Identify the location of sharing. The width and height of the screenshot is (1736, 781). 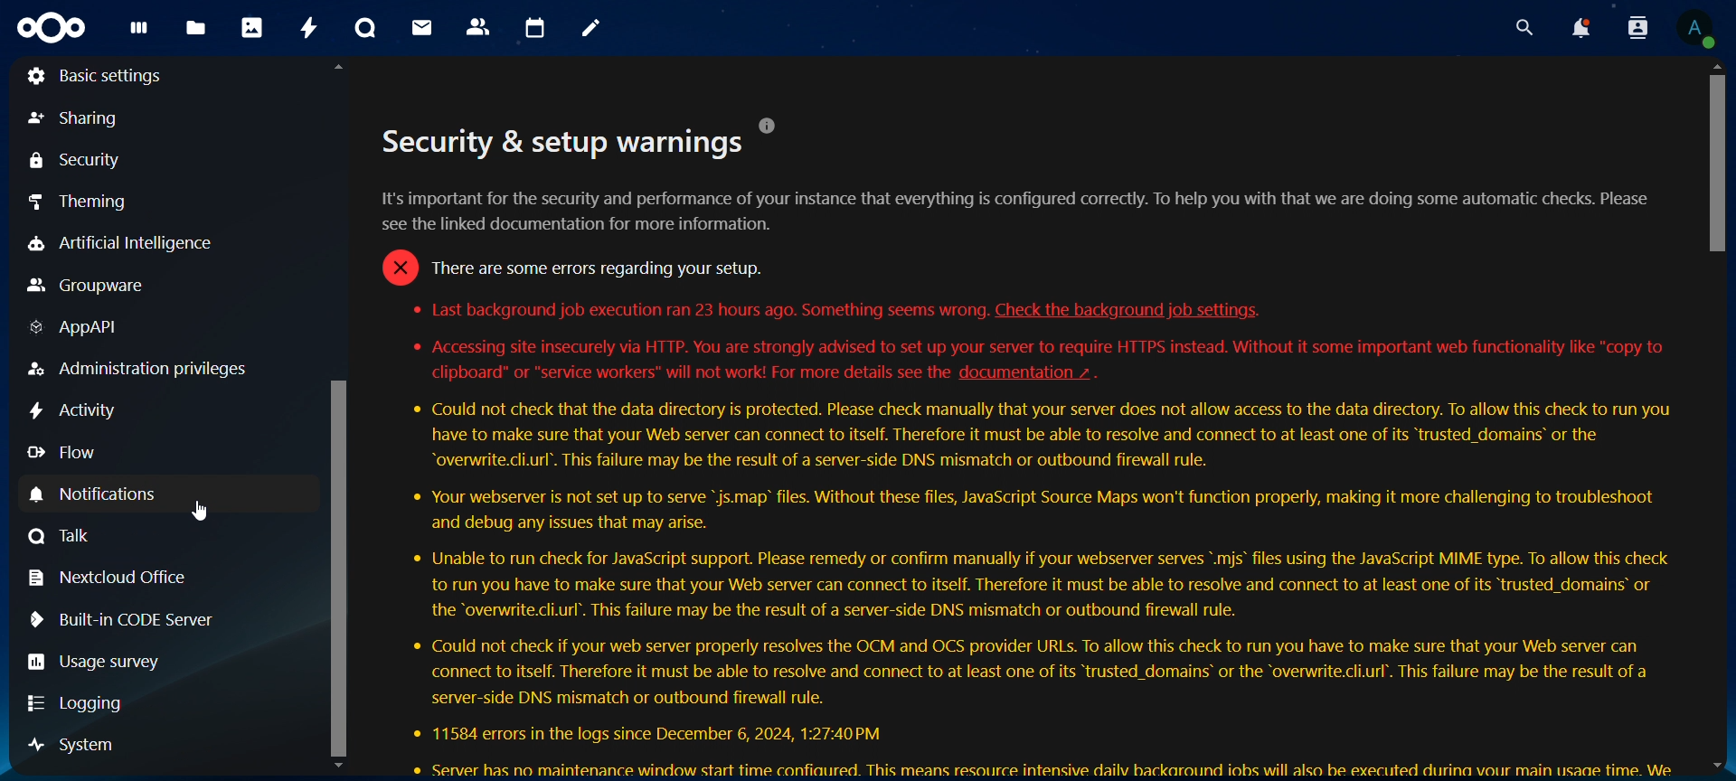
(80, 118).